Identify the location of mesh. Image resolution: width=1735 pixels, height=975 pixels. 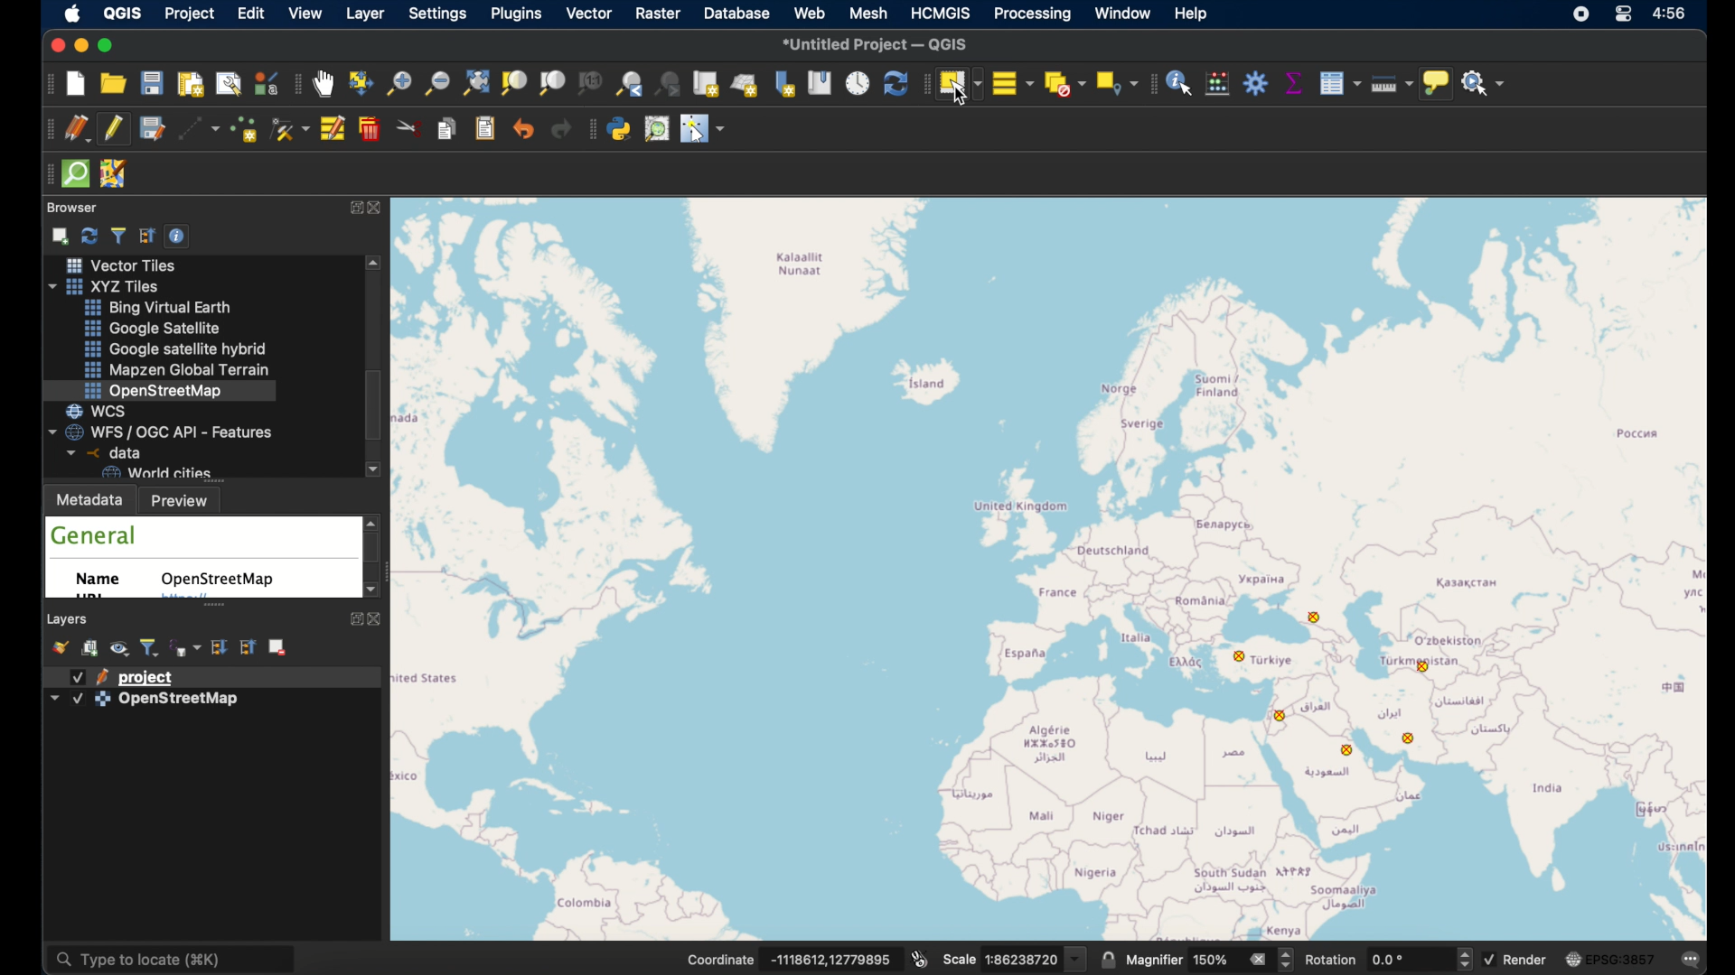
(867, 12).